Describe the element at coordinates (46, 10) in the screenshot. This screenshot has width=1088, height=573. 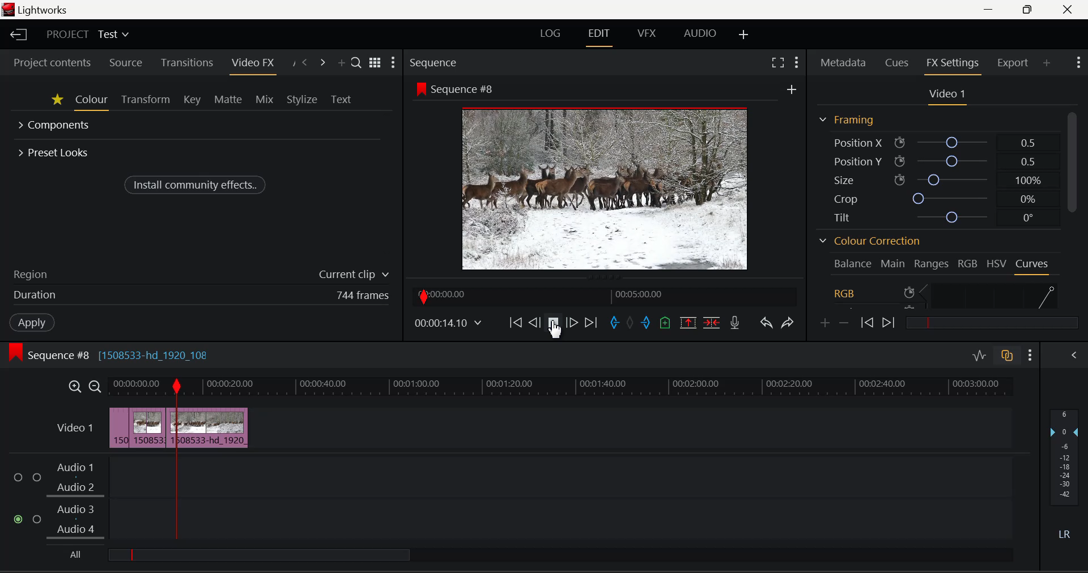
I see `Lightworks` at that location.